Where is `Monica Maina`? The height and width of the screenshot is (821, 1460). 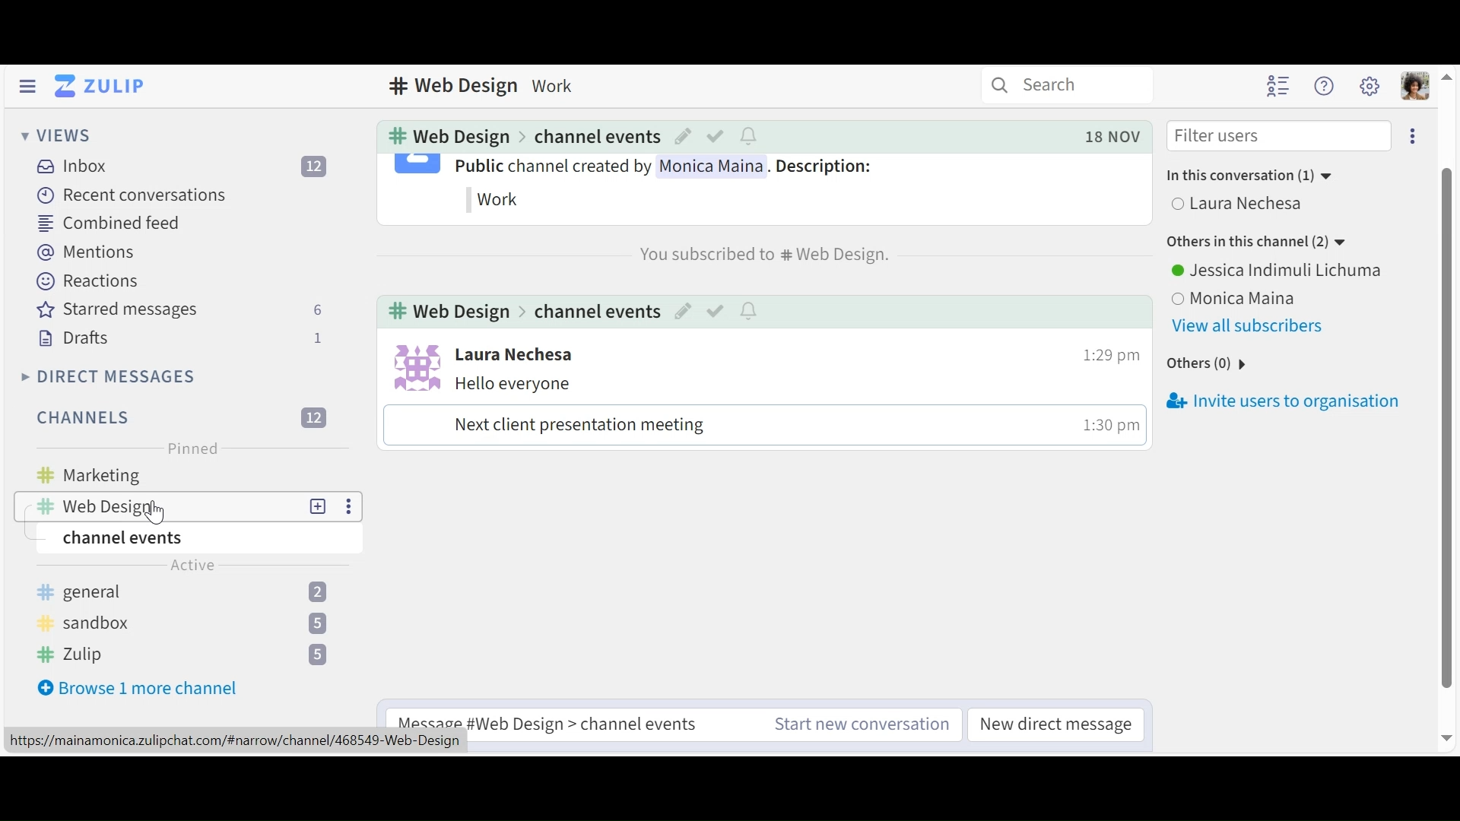
Monica Maina is located at coordinates (1235, 297).